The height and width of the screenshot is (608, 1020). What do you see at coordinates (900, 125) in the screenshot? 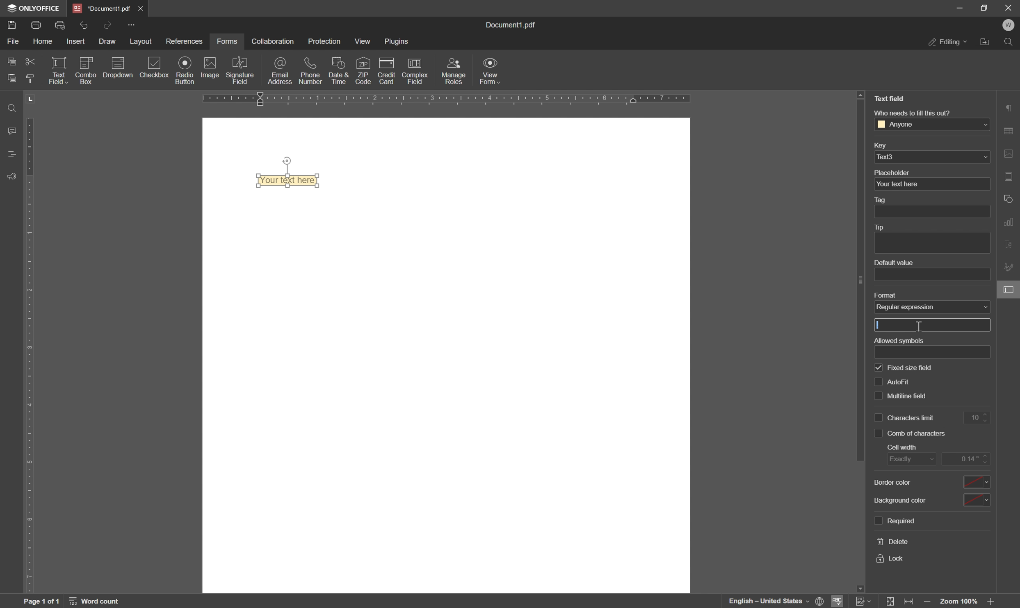
I see `anyone` at bounding box center [900, 125].